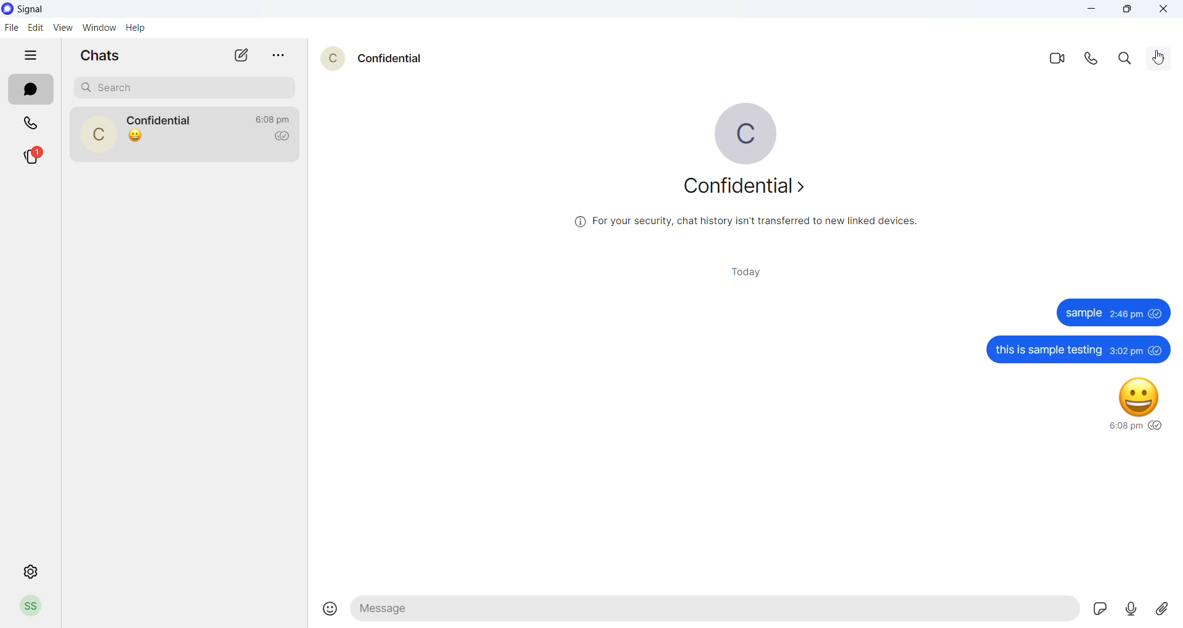  What do you see at coordinates (160, 118) in the screenshot?
I see `contact name` at bounding box center [160, 118].